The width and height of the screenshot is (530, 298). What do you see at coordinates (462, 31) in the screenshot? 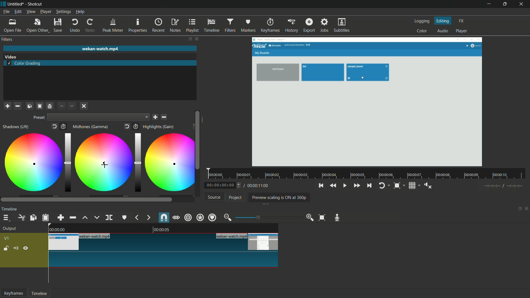
I see `player` at bounding box center [462, 31].